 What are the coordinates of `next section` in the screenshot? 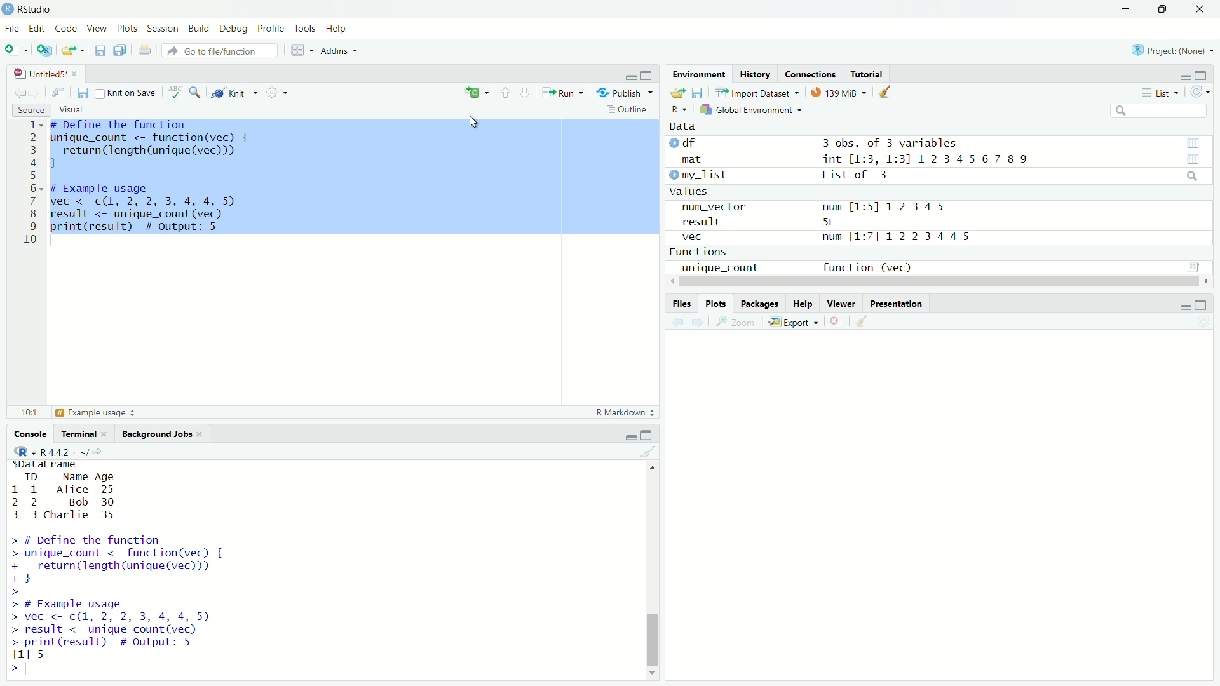 It's located at (525, 93).